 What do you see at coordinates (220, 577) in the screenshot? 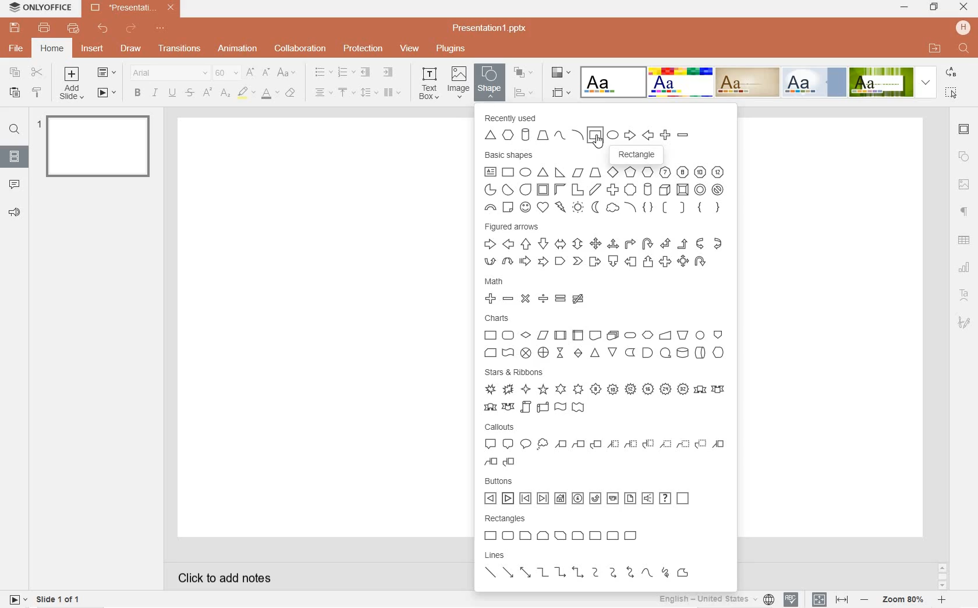
I see `click to add notes` at bounding box center [220, 577].